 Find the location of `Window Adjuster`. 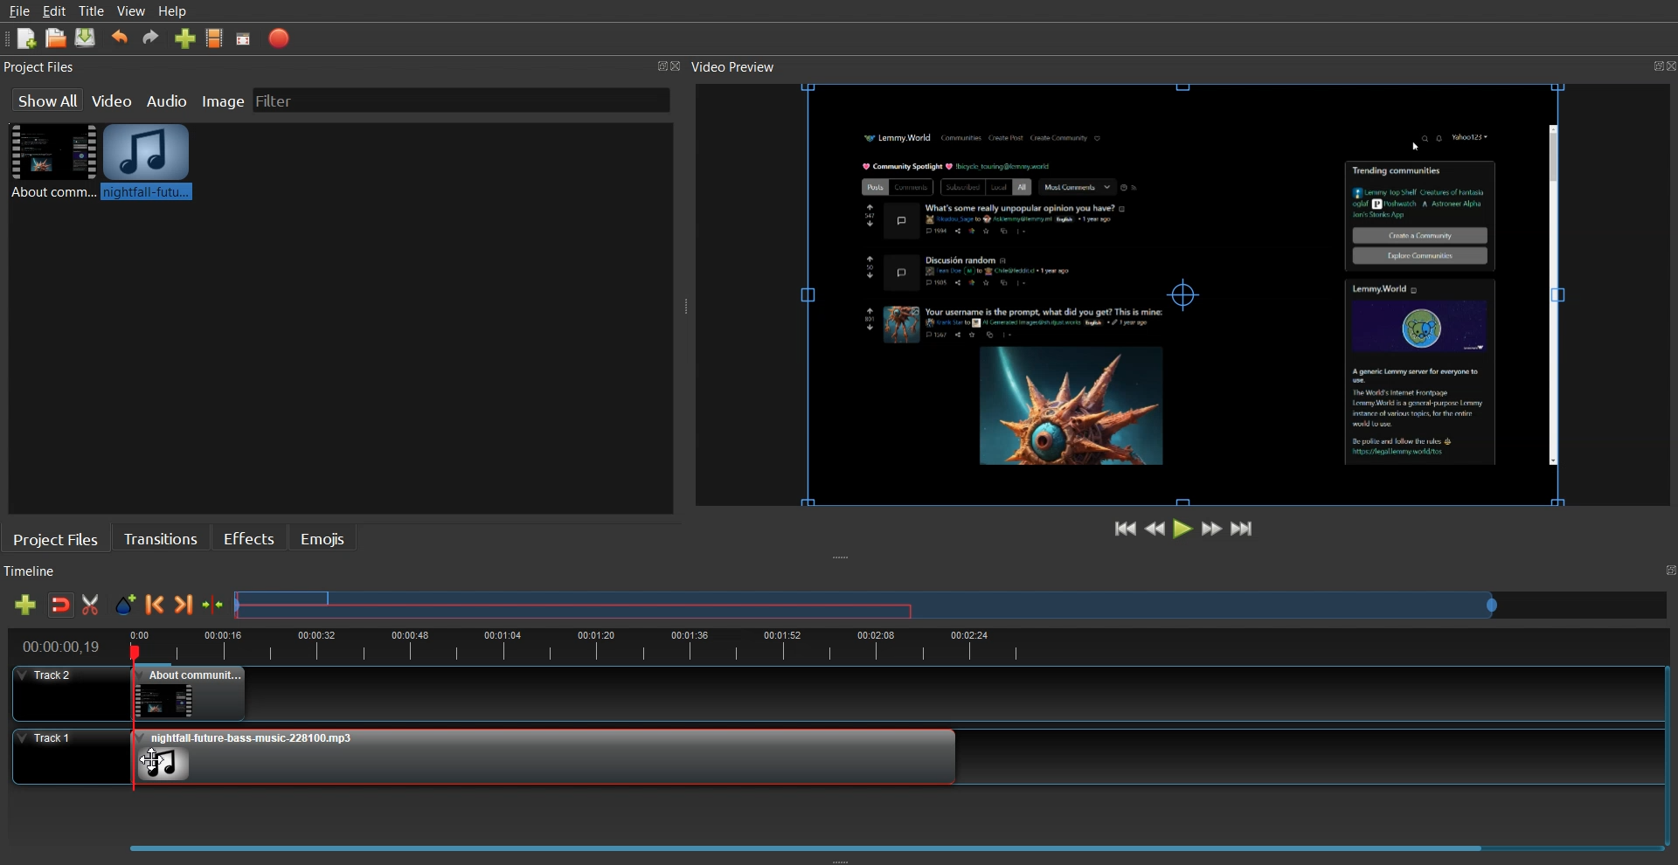

Window Adjuster is located at coordinates (686, 310).